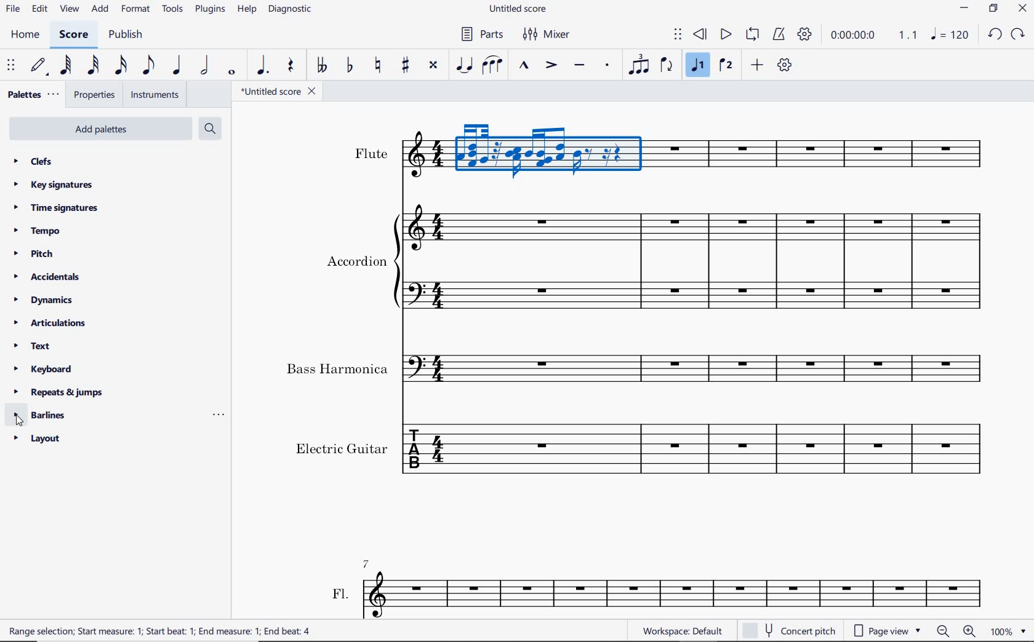  I want to click on RESTORE DOWN, so click(993, 9).